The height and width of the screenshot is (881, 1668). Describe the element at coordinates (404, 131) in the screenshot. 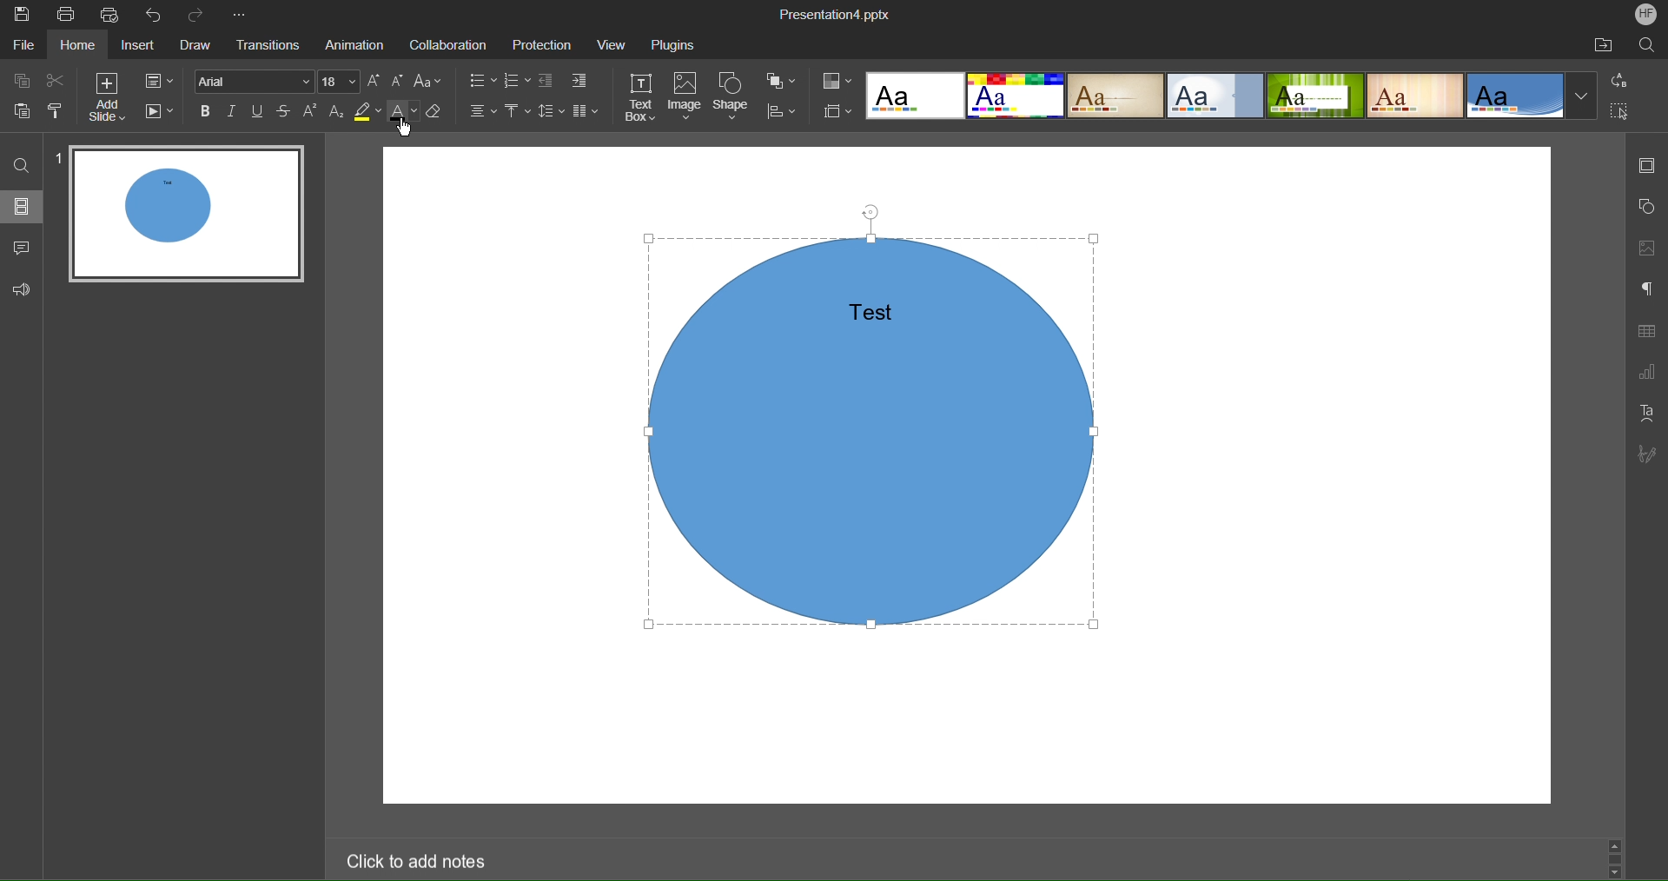

I see `Cursor` at that location.